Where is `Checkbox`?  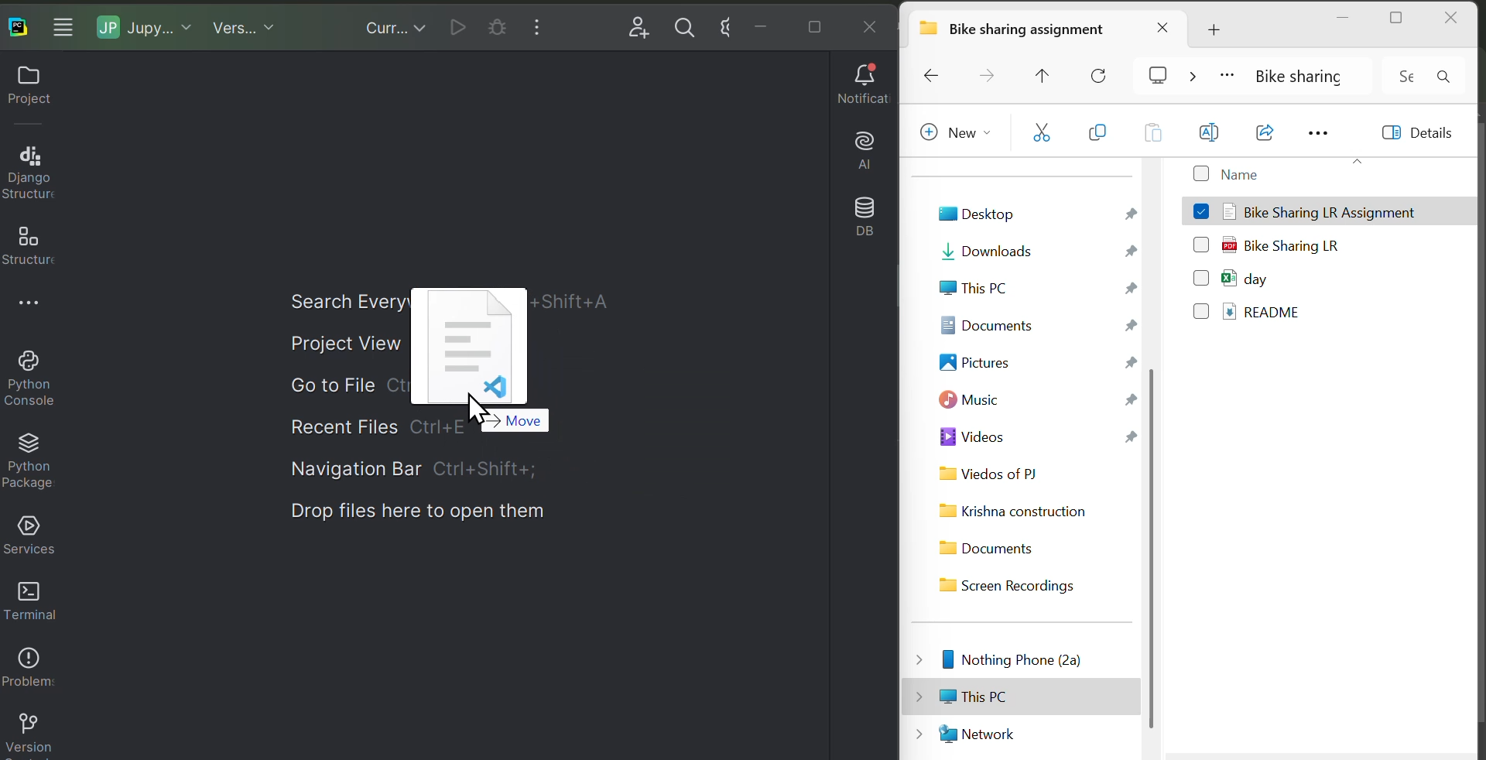 Checkbox is located at coordinates (1201, 276).